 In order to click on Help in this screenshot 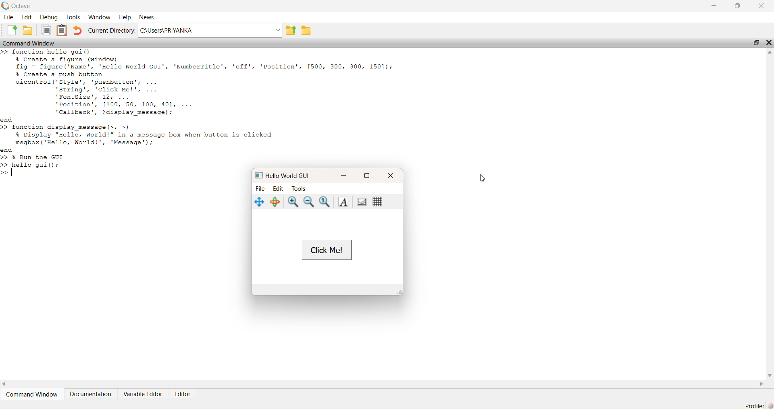, I will do `click(124, 15)`.